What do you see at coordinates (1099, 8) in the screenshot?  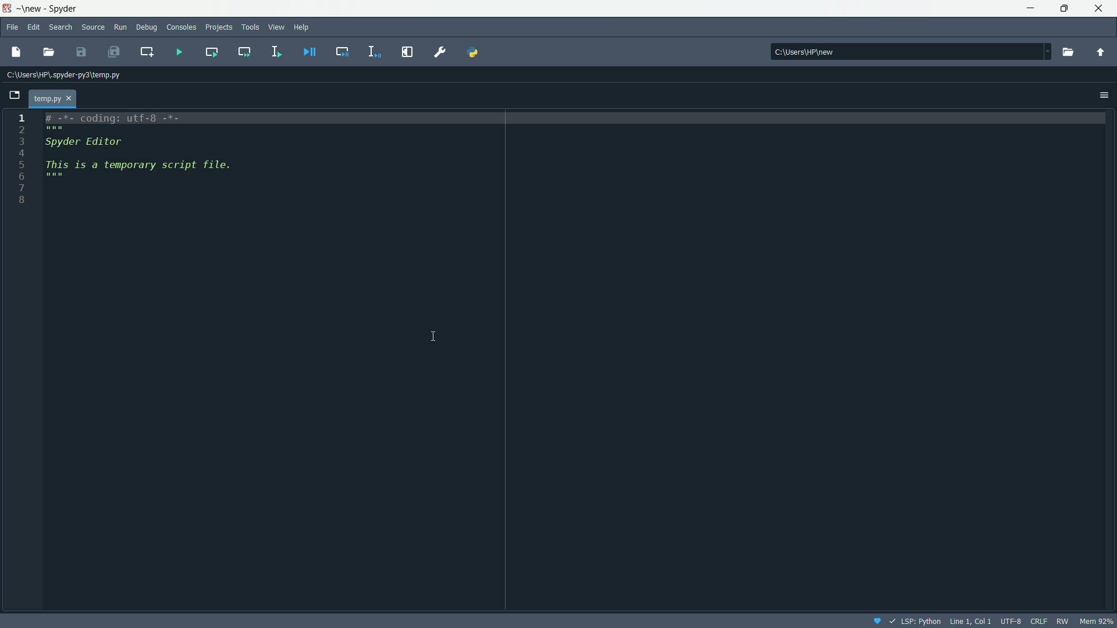 I see `close ` at bounding box center [1099, 8].